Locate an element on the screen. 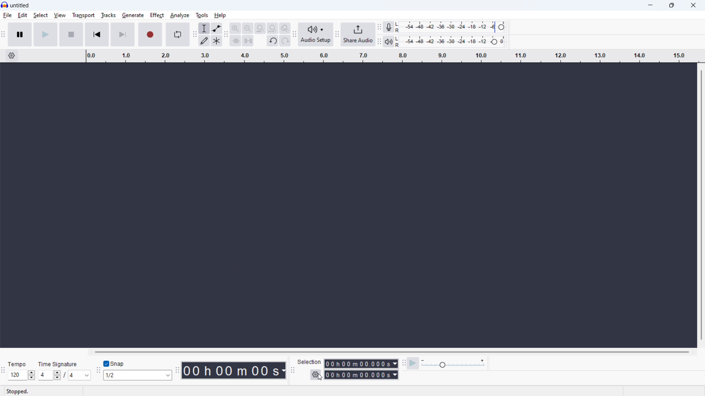  select is located at coordinates (41, 15).